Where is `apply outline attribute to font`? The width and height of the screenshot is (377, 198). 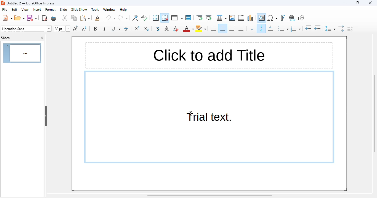 apply outline attribute to font is located at coordinates (167, 29).